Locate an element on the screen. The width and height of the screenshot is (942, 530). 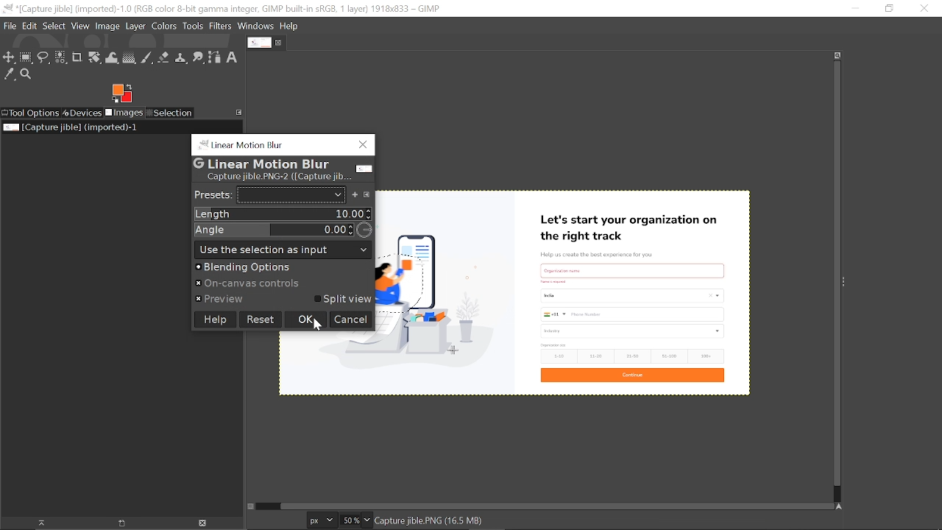
Path tool is located at coordinates (215, 57).